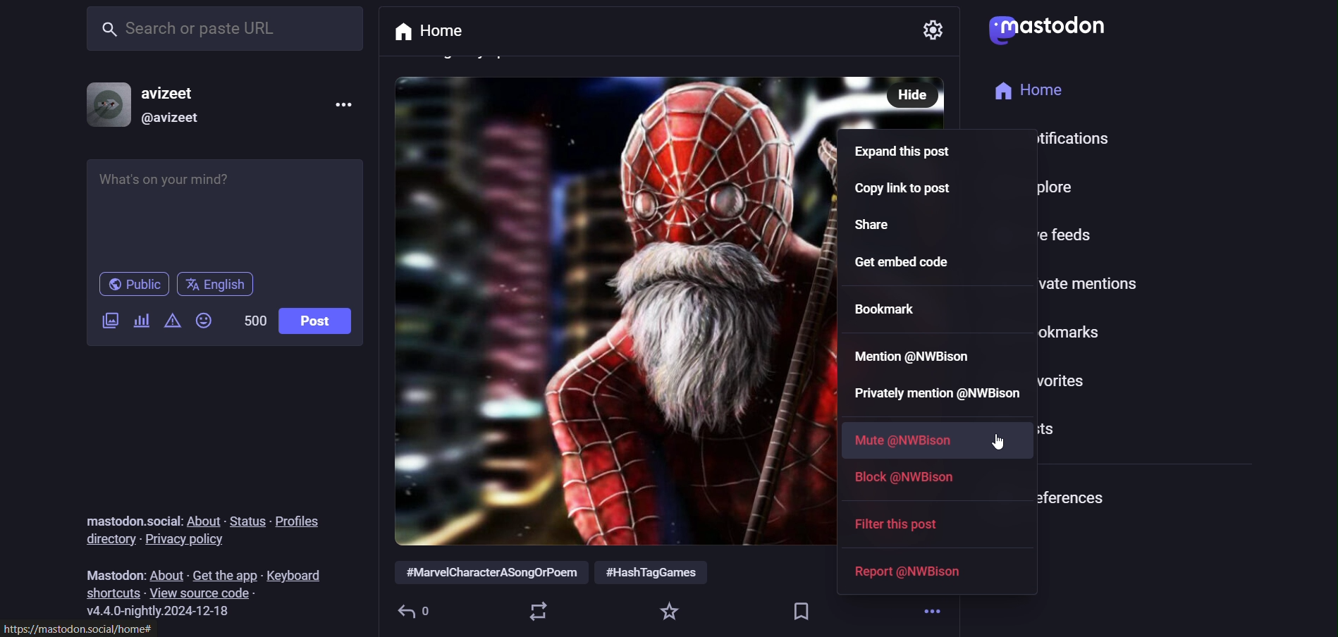 The width and height of the screenshot is (1338, 637). Describe the element at coordinates (106, 540) in the screenshot. I see `directory` at that location.